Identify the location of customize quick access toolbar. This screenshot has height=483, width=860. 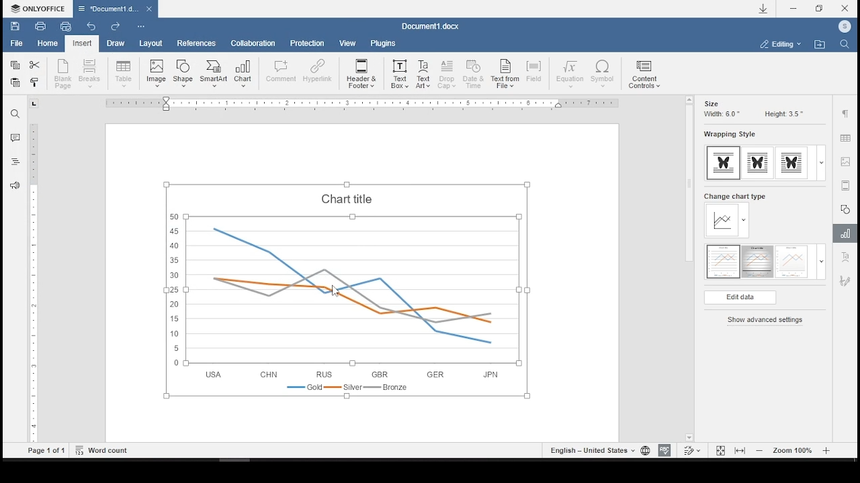
(142, 27).